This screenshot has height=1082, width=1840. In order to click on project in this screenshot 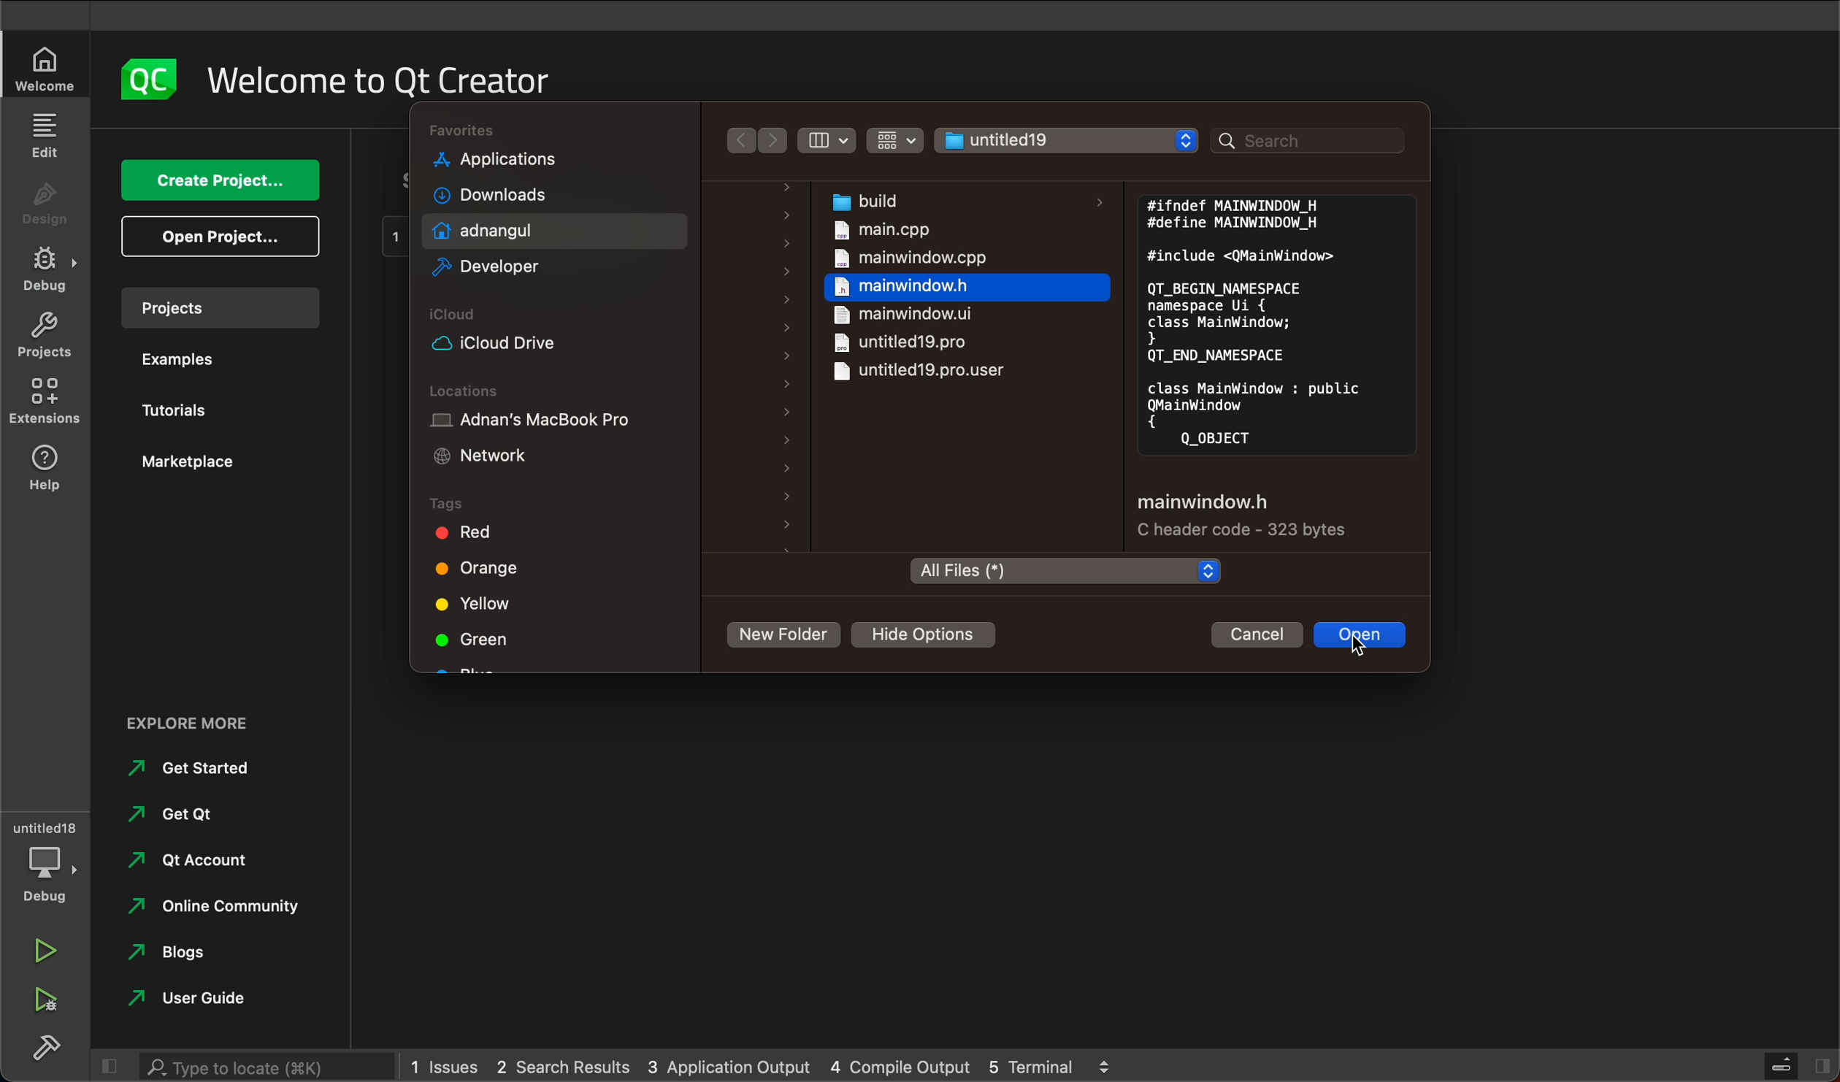, I will do `click(228, 309)`.